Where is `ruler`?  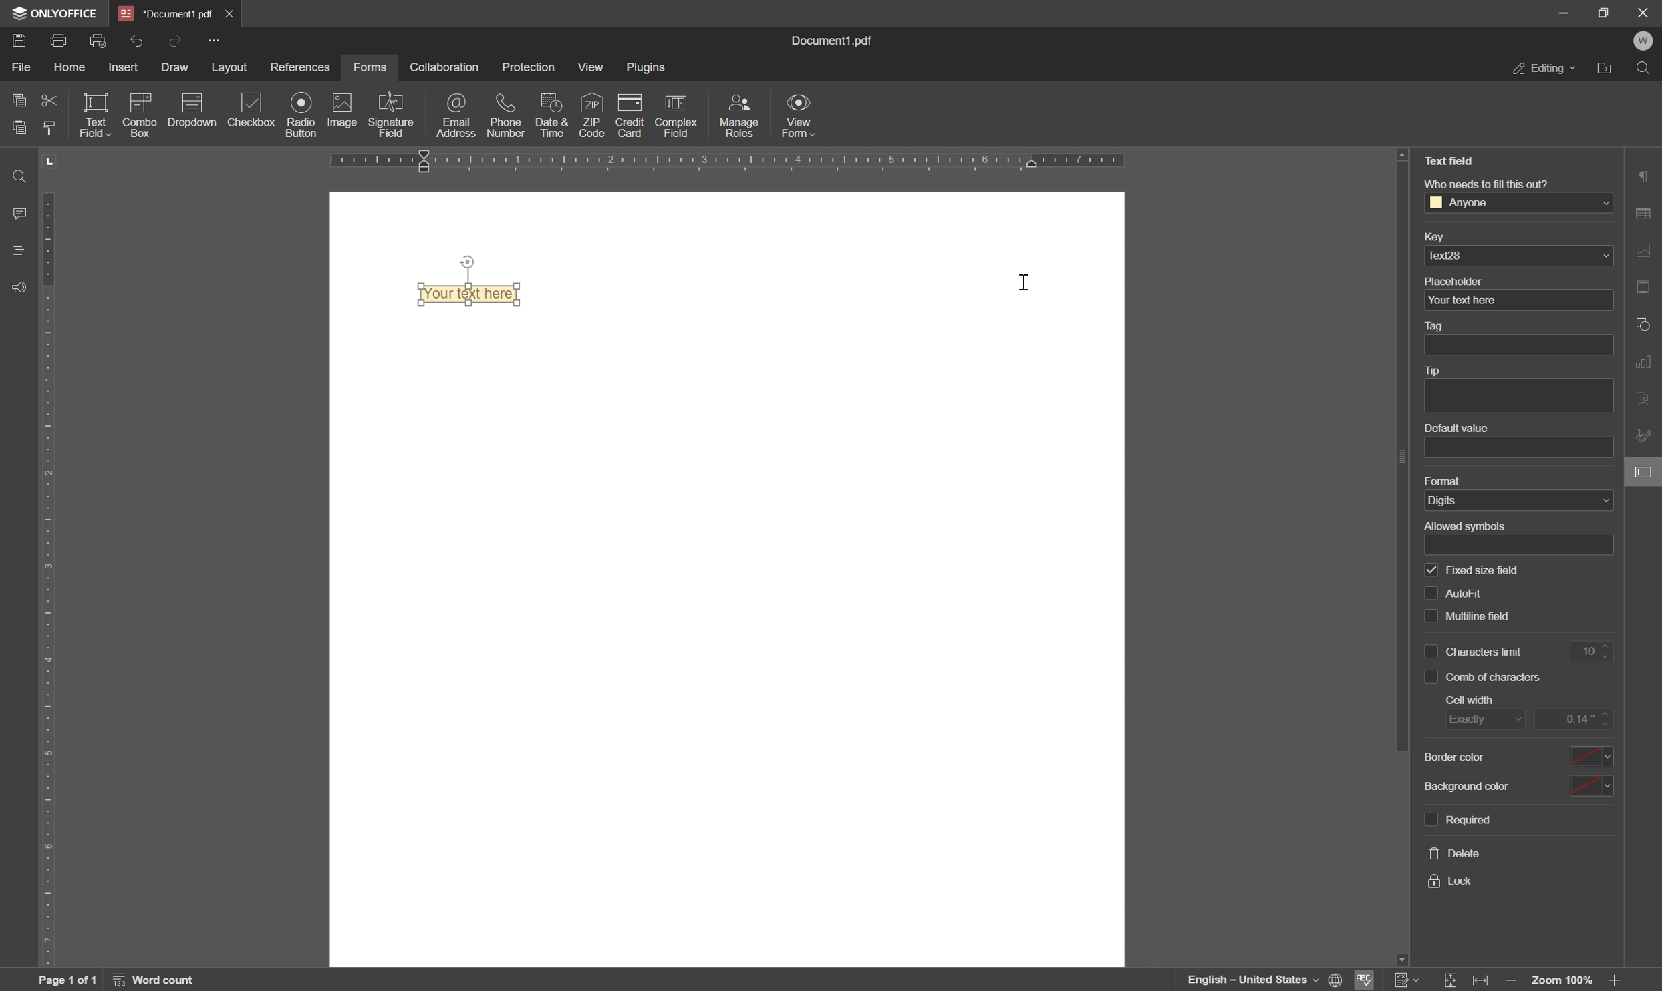
ruler is located at coordinates (47, 574).